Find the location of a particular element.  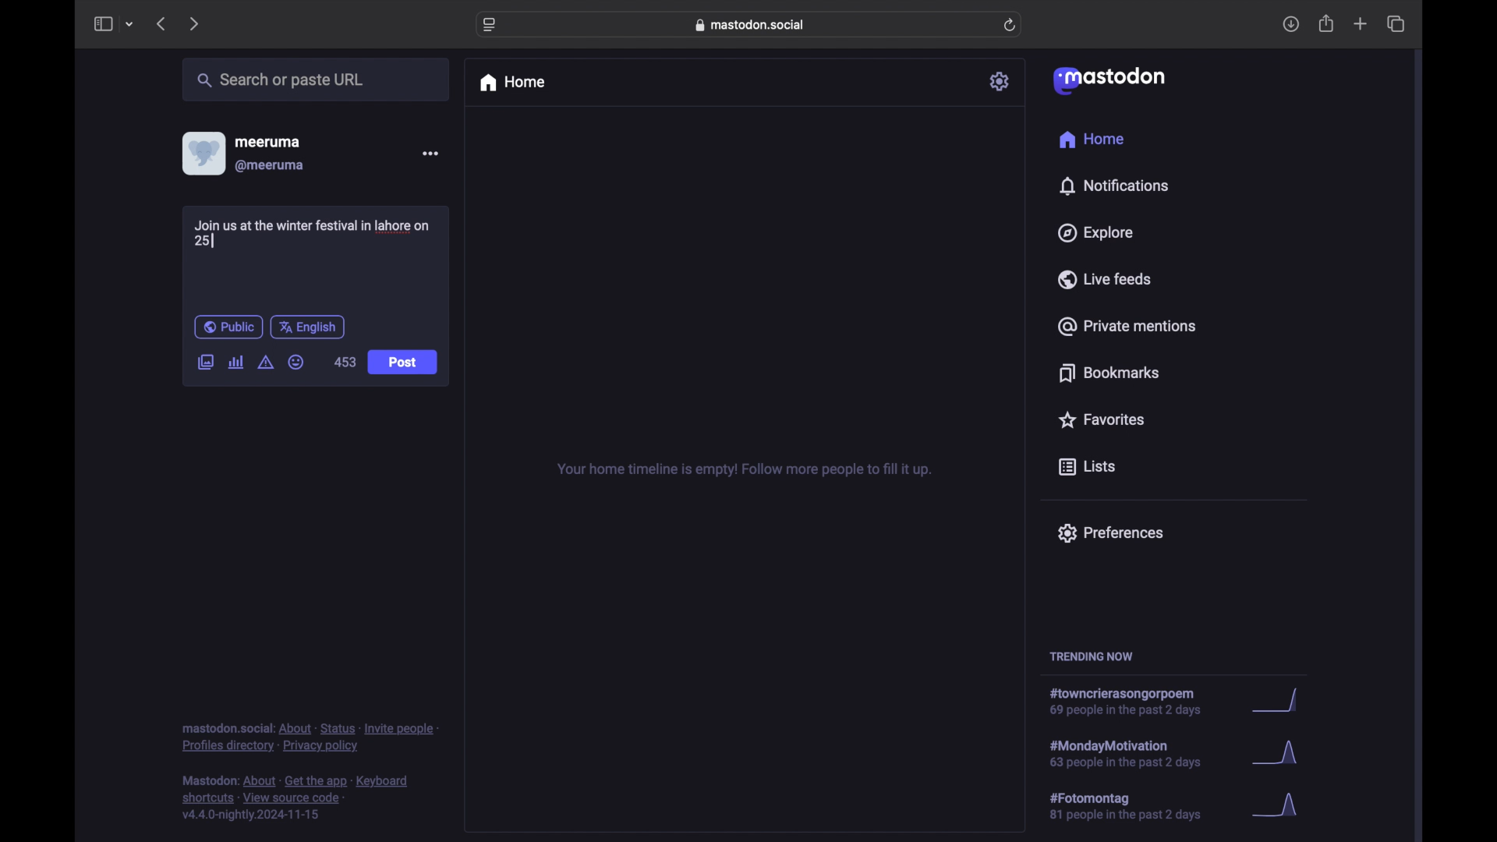

new tab is located at coordinates (1361, 23).